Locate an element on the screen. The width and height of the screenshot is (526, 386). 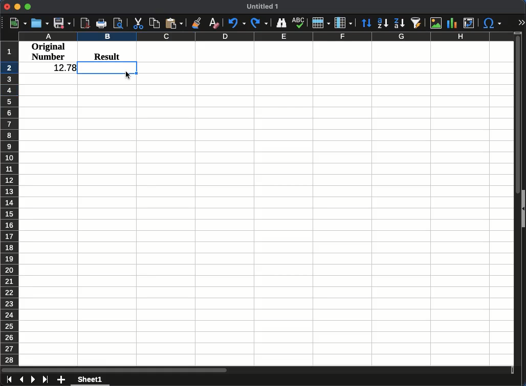
image is located at coordinates (436, 24).